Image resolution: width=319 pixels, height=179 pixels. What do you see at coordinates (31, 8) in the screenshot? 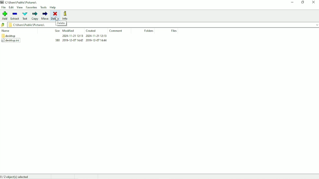
I see `Favorites` at bounding box center [31, 8].